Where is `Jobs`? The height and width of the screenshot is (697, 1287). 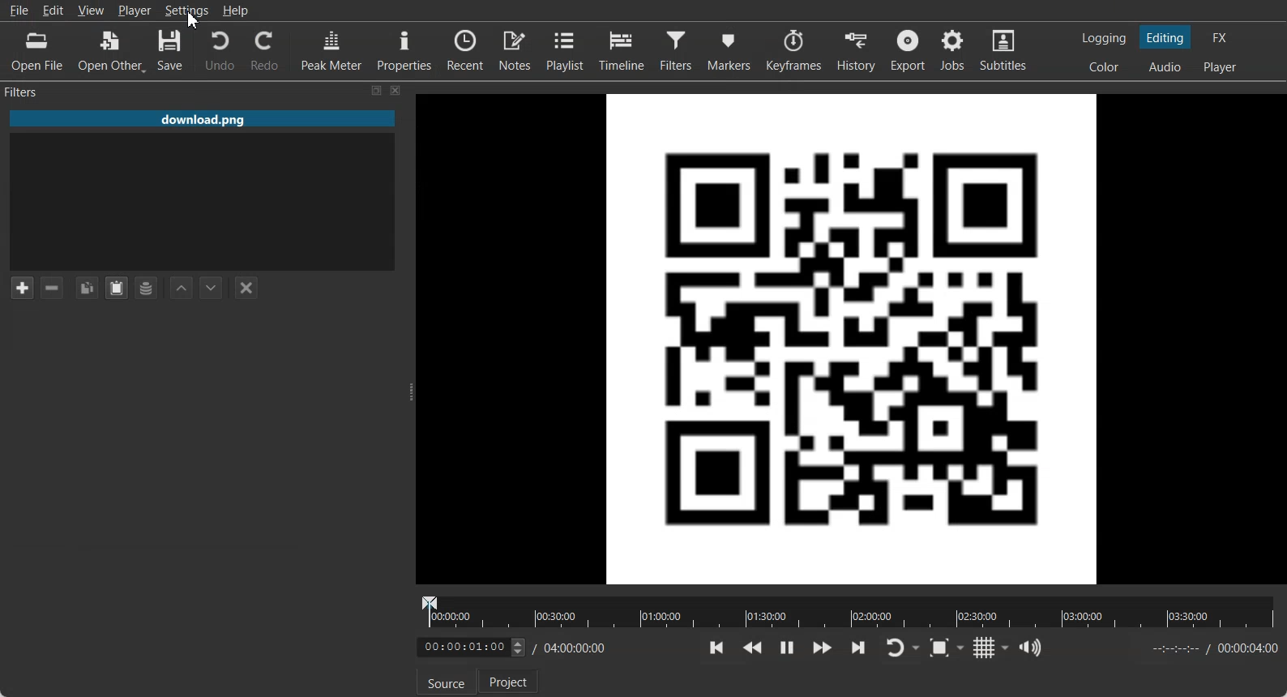 Jobs is located at coordinates (954, 50).